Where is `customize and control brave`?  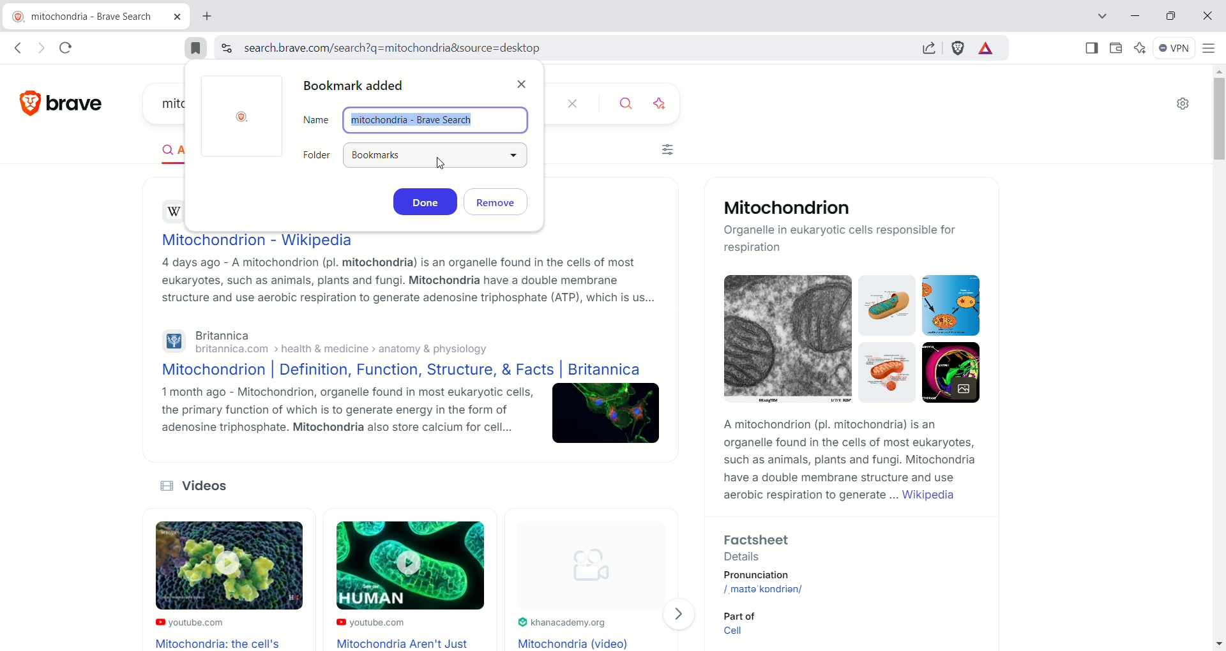 customize and control brave is located at coordinates (1209, 48).